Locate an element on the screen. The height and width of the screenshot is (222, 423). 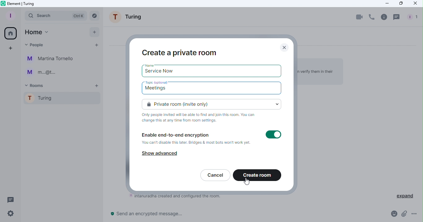
Add is located at coordinates (93, 32).